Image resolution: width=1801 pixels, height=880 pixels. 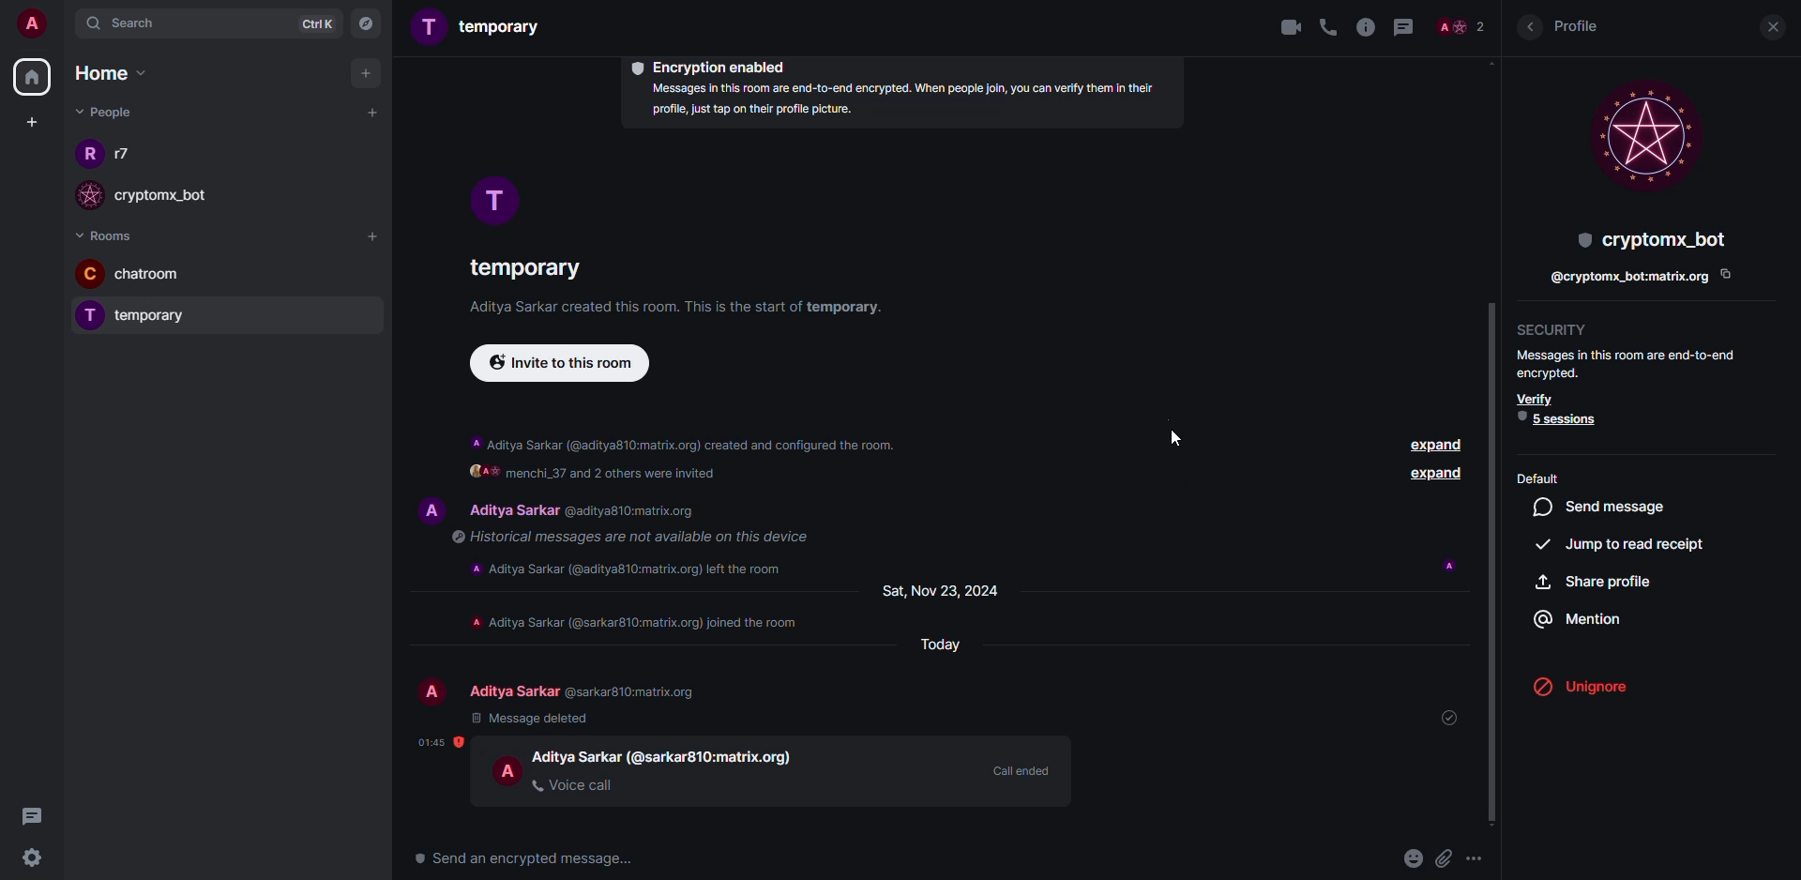 What do you see at coordinates (166, 276) in the screenshot?
I see `room` at bounding box center [166, 276].